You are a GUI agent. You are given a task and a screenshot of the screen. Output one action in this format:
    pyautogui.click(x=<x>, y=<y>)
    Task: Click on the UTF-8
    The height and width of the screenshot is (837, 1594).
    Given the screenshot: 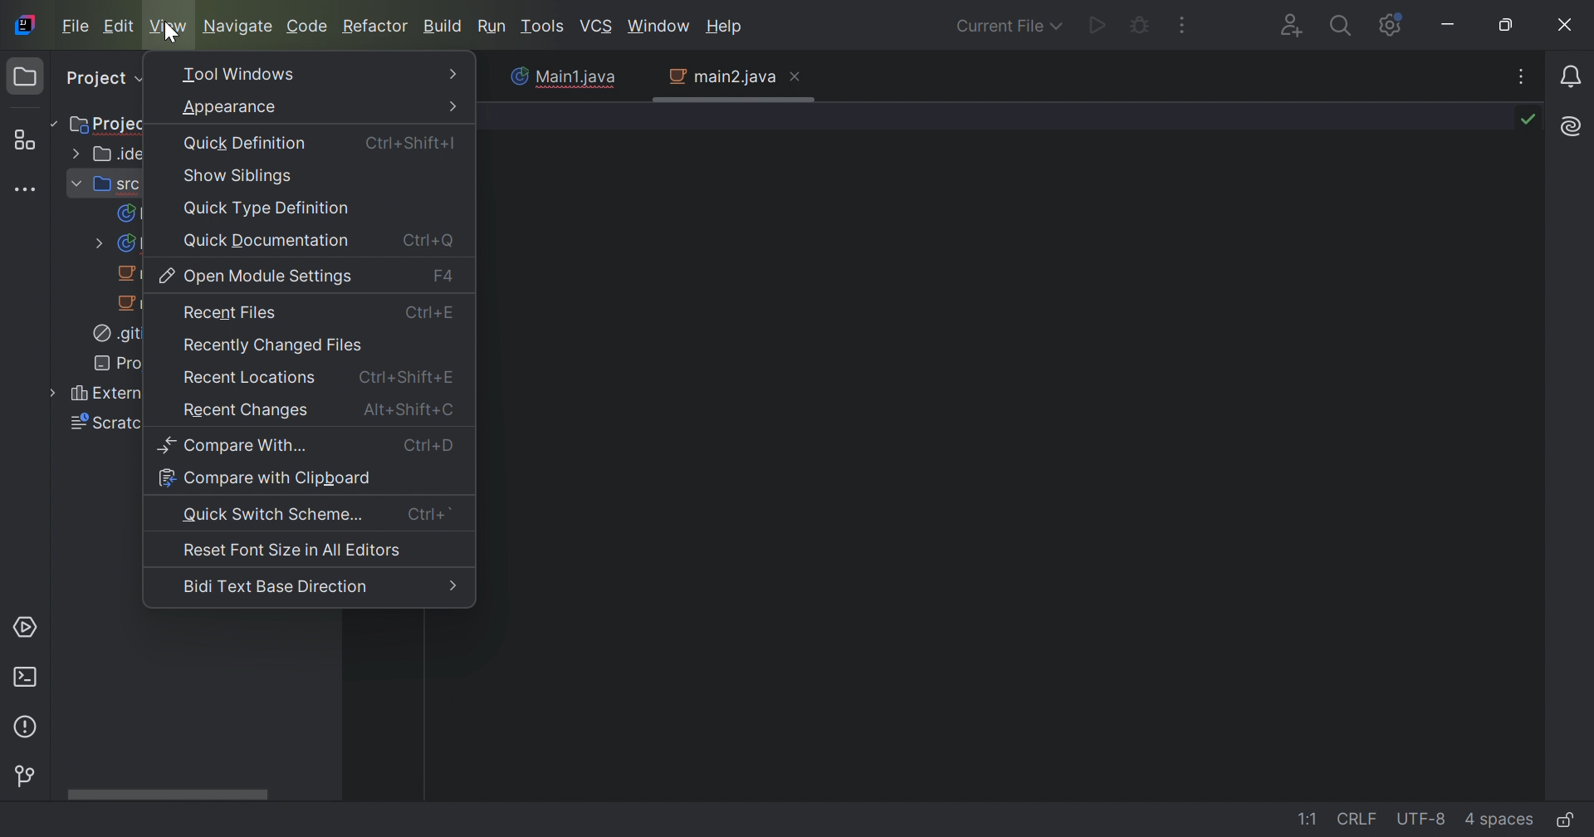 What is the action you would take?
    pyautogui.click(x=1424, y=820)
    